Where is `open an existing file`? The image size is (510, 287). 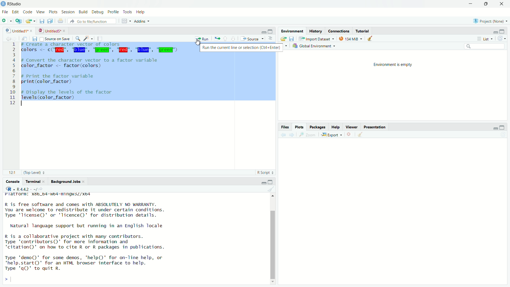
open an existing file is located at coordinates (31, 21).